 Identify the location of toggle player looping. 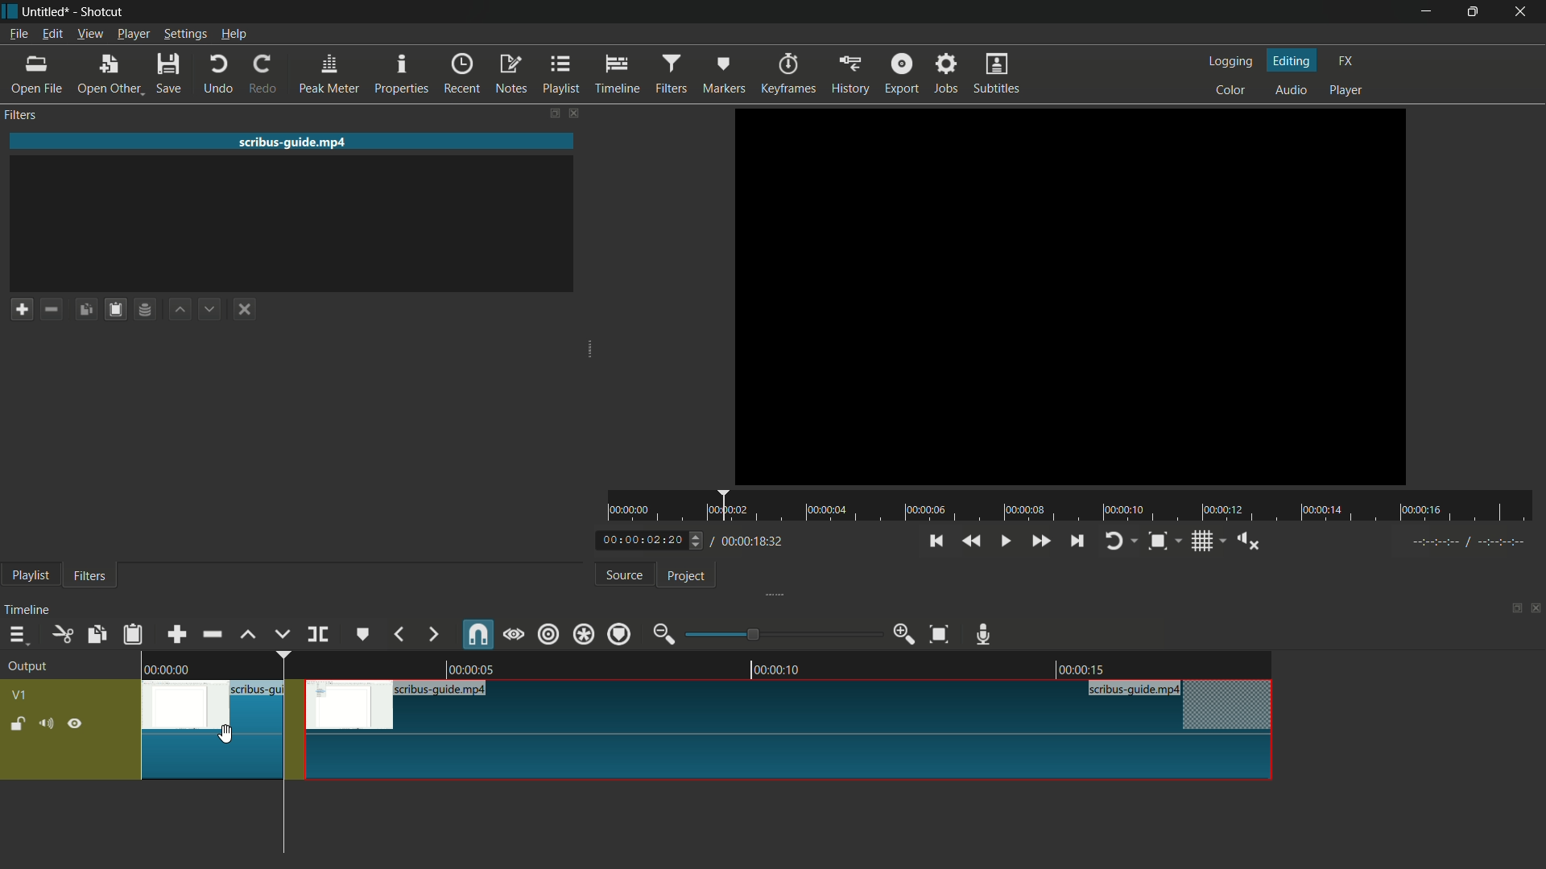
(1115, 542).